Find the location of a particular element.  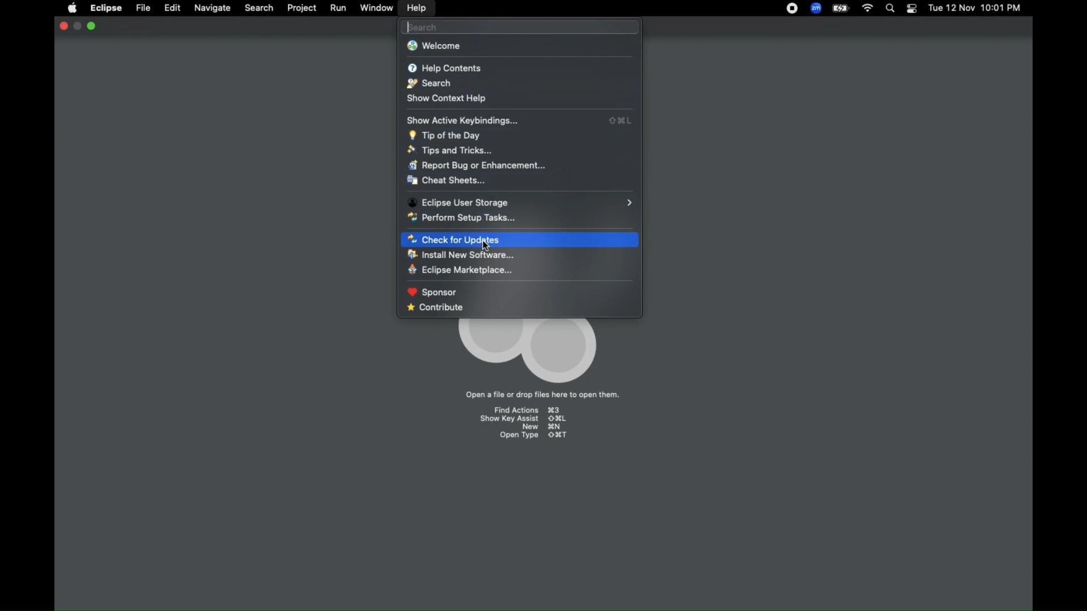

Minimize is located at coordinates (92, 26).